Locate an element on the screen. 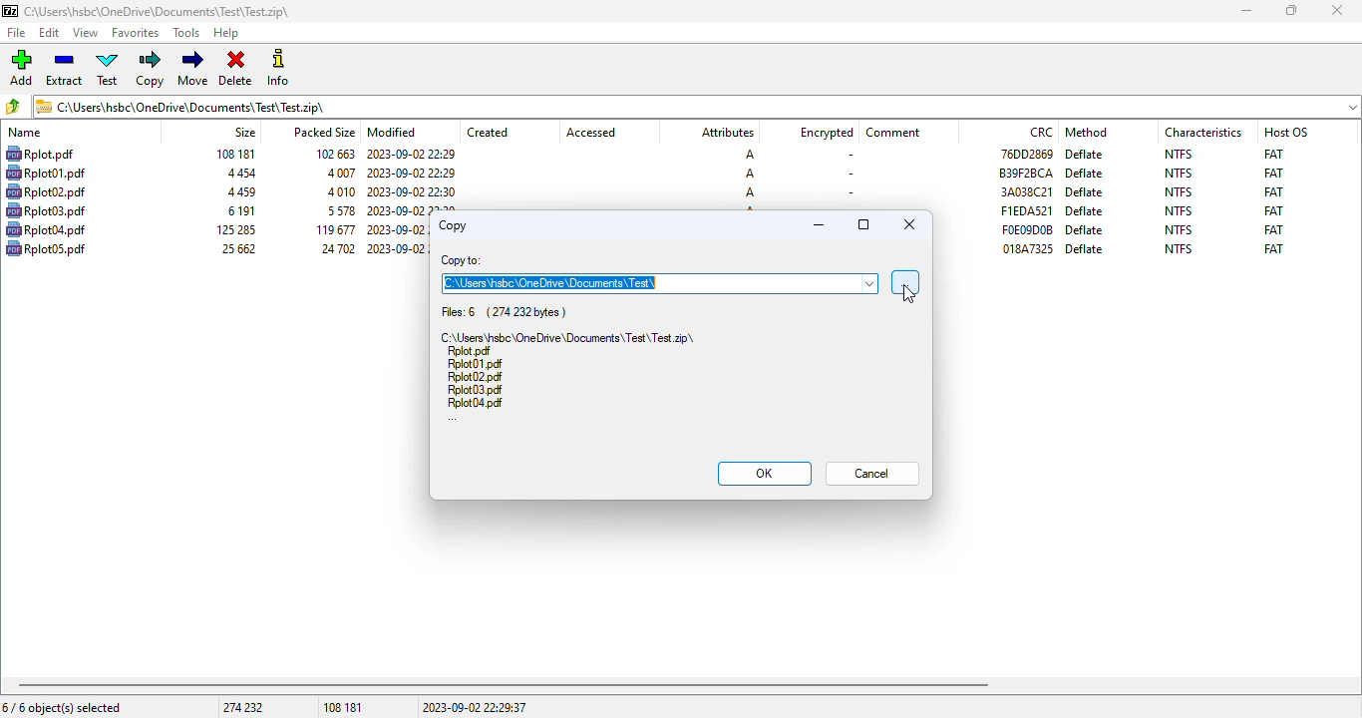 This screenshot has width=1362, height=718. size is located at coordinates (239, 210).